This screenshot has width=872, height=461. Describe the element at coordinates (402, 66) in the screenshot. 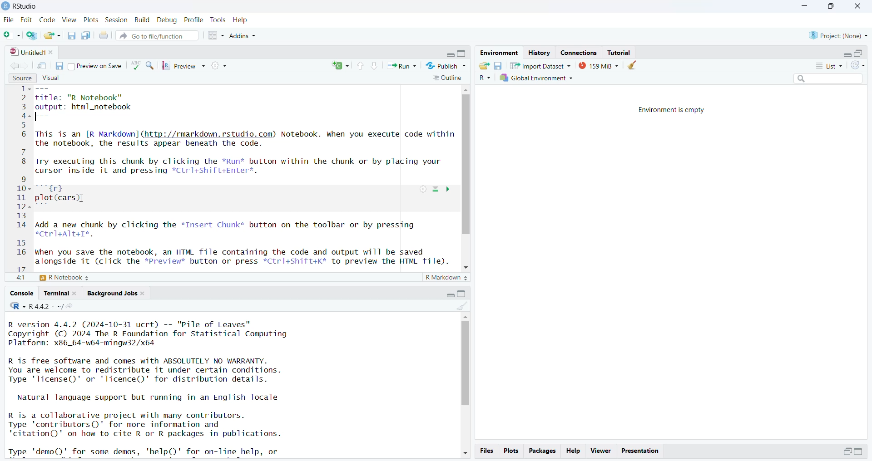

I see `run` at that location.